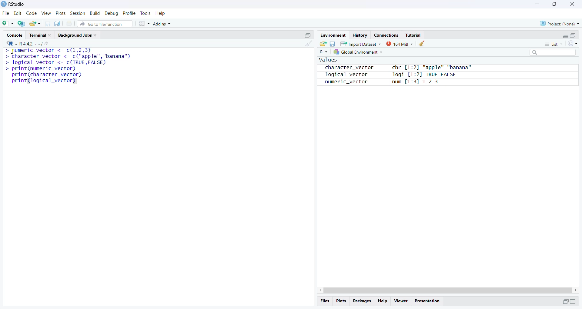 Image resolution: width=582 pixels, height=309 pixels. What do you see at coordinates (35, 23) in the screenshot?
I see `open existing project` at bounding box center [35, 23].